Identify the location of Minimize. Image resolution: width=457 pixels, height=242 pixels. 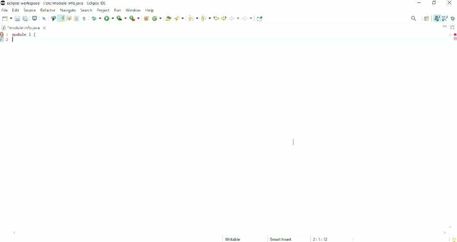
(445, 26).